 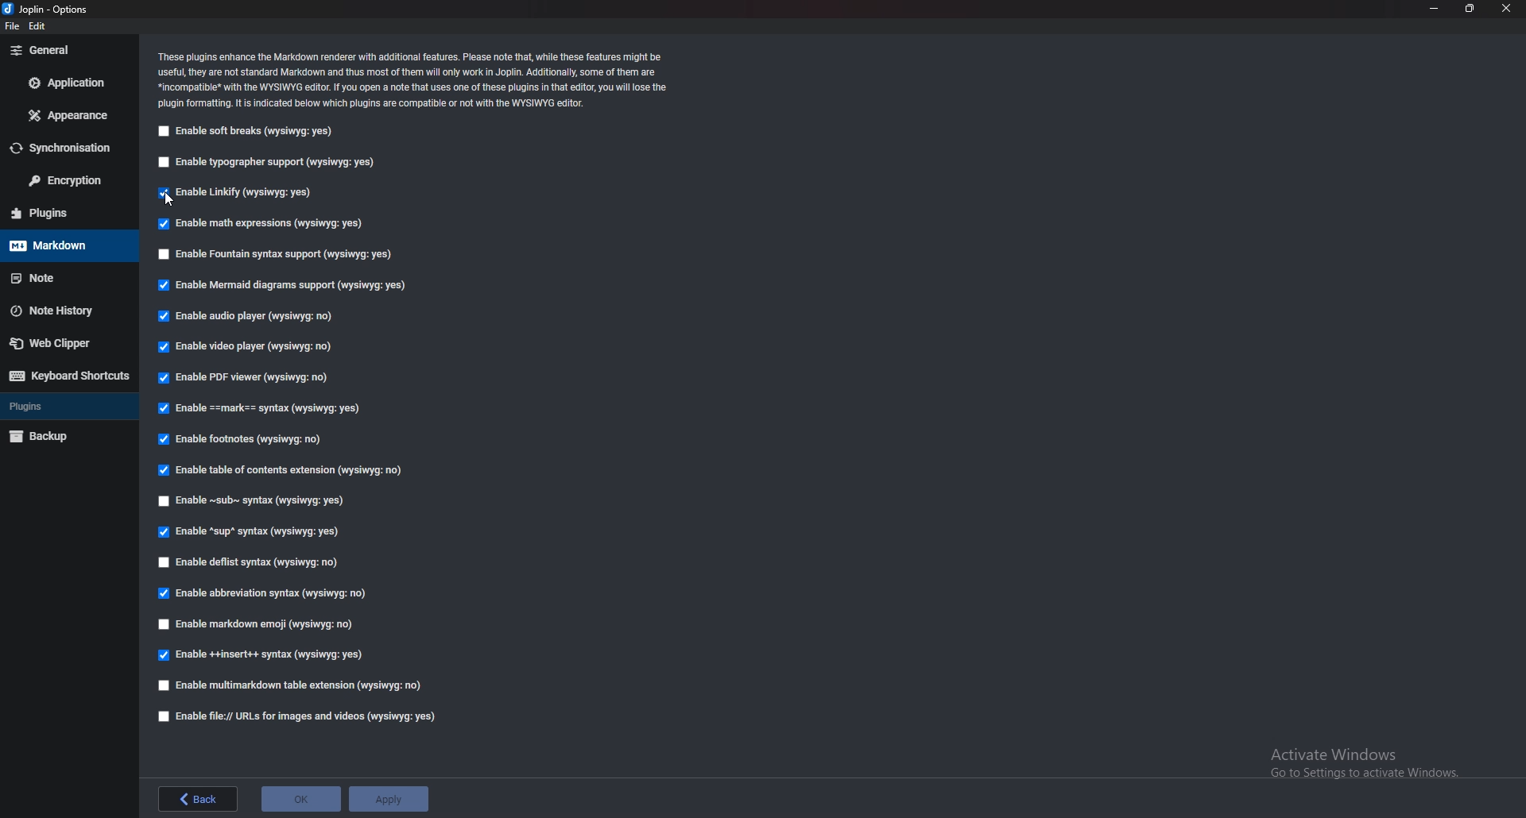 I want to click on Enable linkify, so click(x=235, y=193).